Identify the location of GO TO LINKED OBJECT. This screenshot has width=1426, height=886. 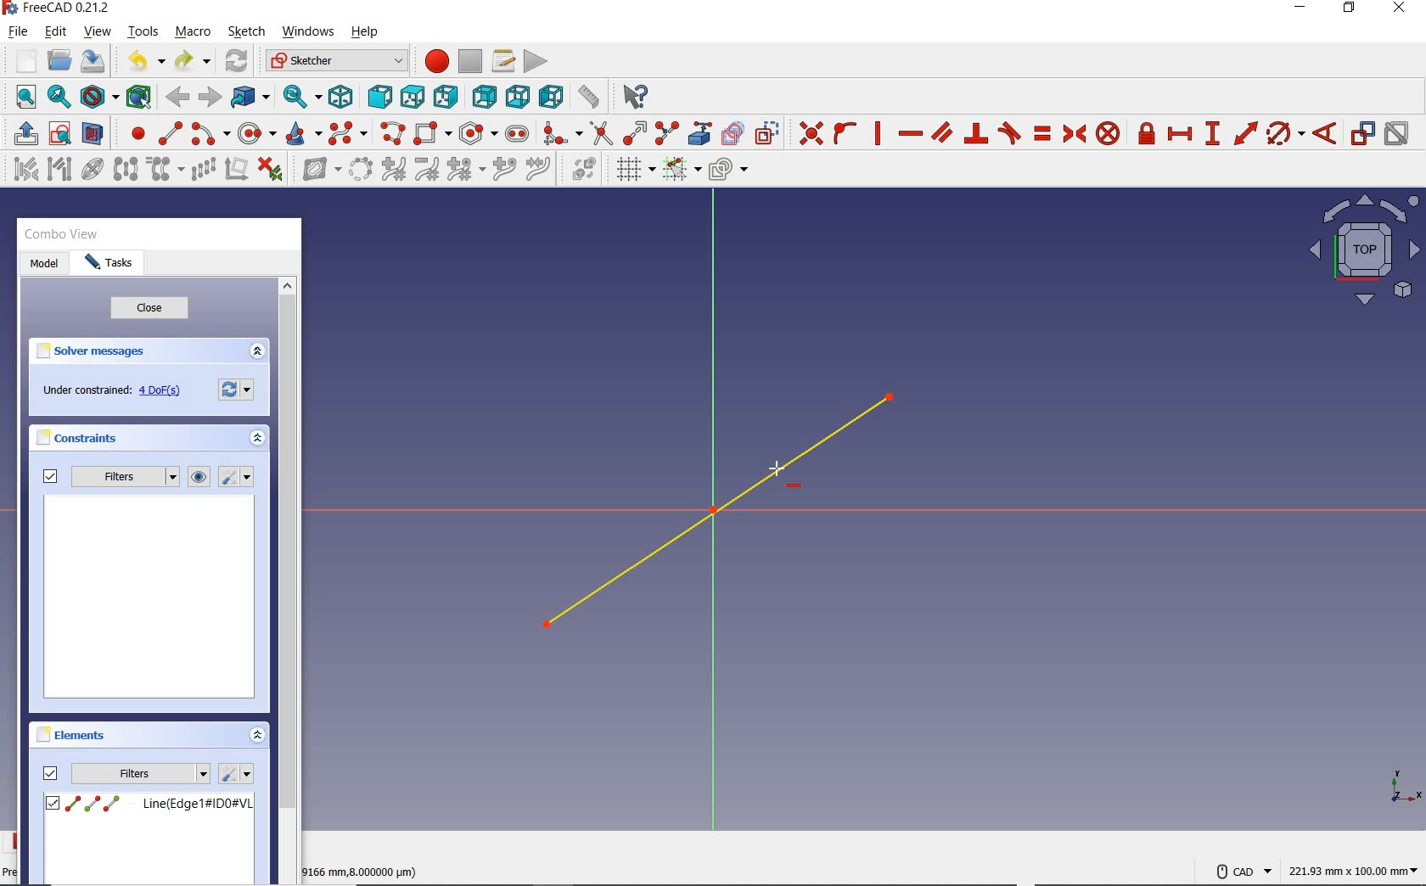
(251, 98).